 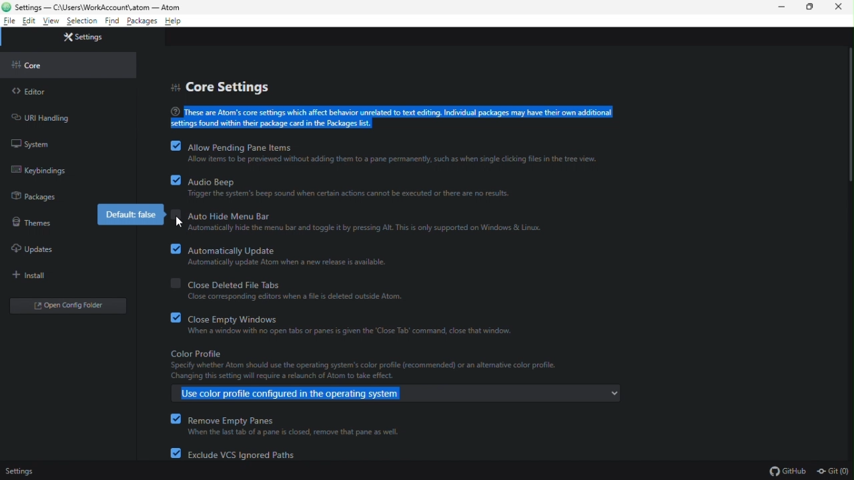 I want to click on checkbox, so click(x=169, y=286).